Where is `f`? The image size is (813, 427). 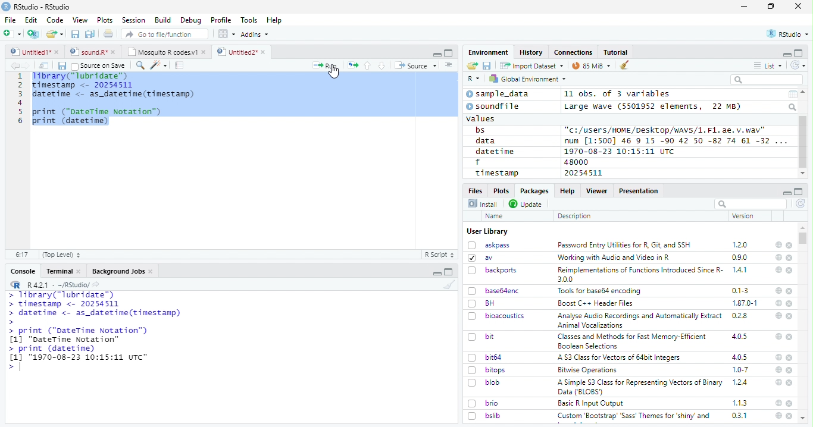
f is located at coordinates (478, 162).